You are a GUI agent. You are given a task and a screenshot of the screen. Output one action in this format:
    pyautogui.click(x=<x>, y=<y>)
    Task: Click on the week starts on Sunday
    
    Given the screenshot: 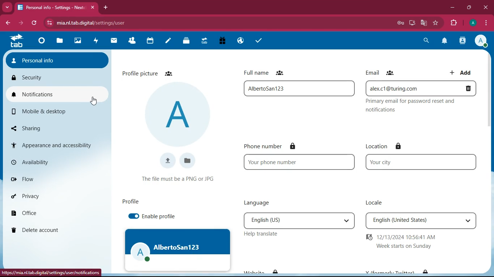 What is the action you would take?
    pyautogui.click(x=404, y=246)
    